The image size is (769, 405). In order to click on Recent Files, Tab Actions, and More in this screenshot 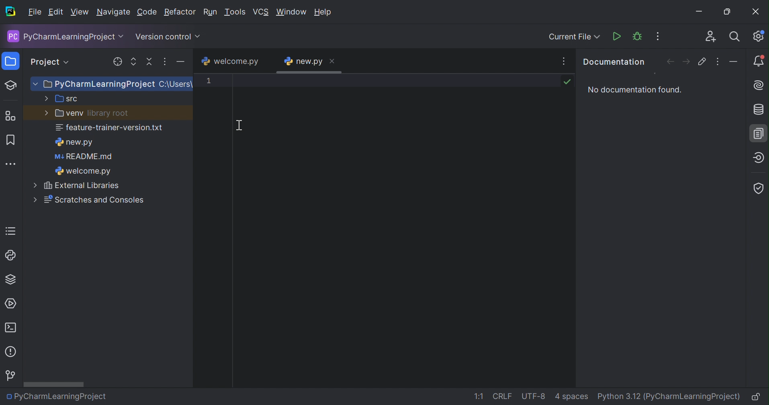, I will do `click(562, 60)`.